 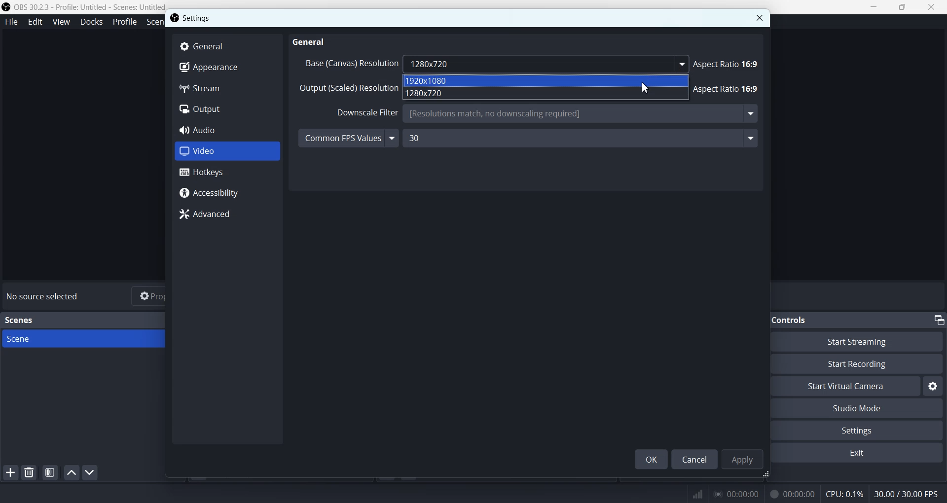 I want to click on View, so click(x=61, y=21).